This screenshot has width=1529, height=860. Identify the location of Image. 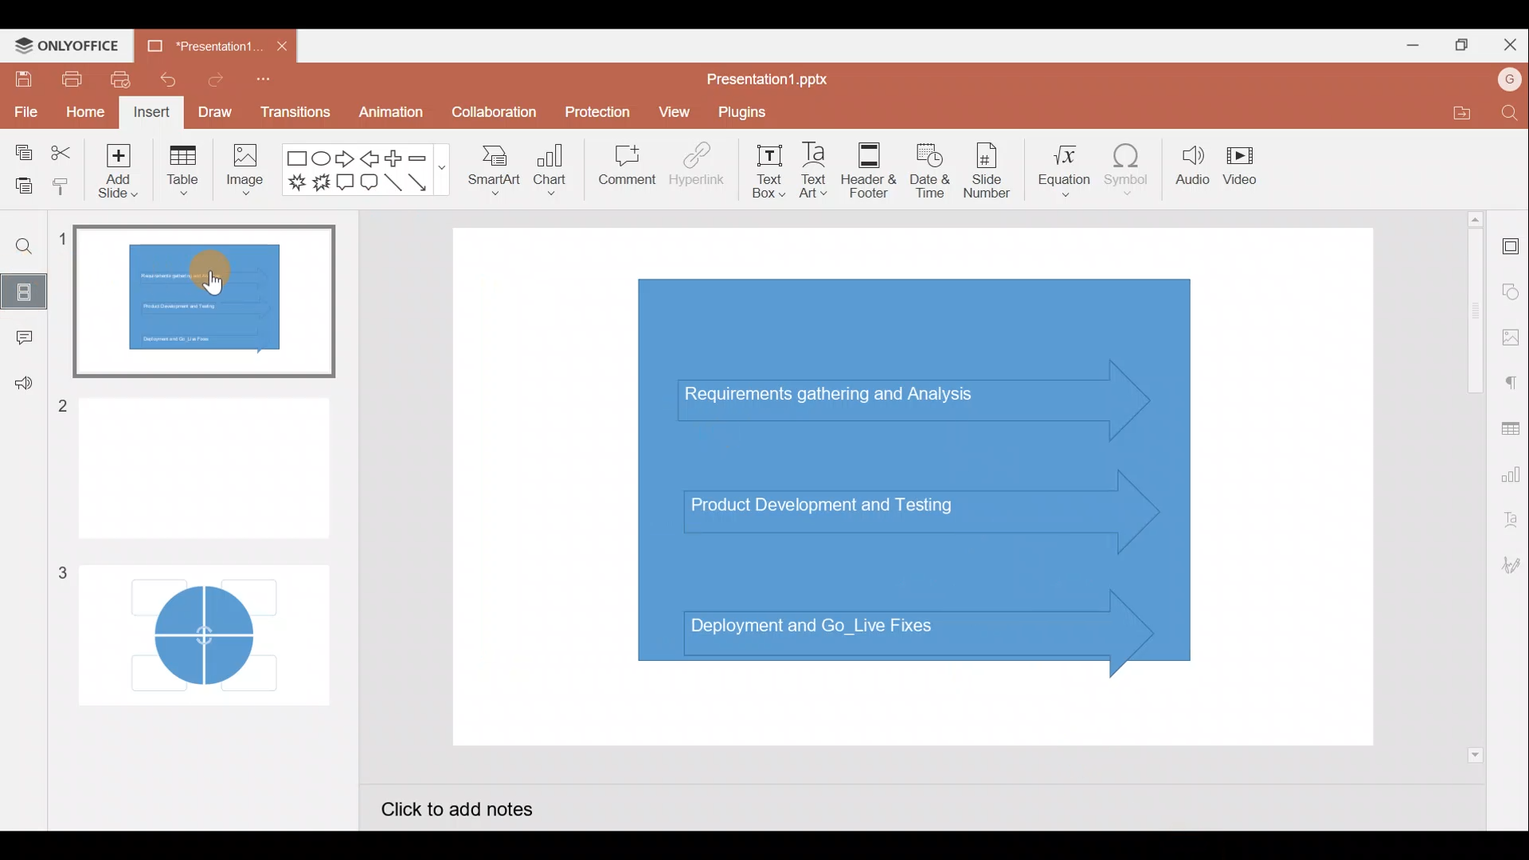
(248, 176).